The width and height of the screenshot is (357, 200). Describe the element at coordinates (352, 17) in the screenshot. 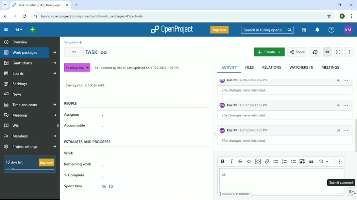

I see `Customize and control google chrome` at that location.